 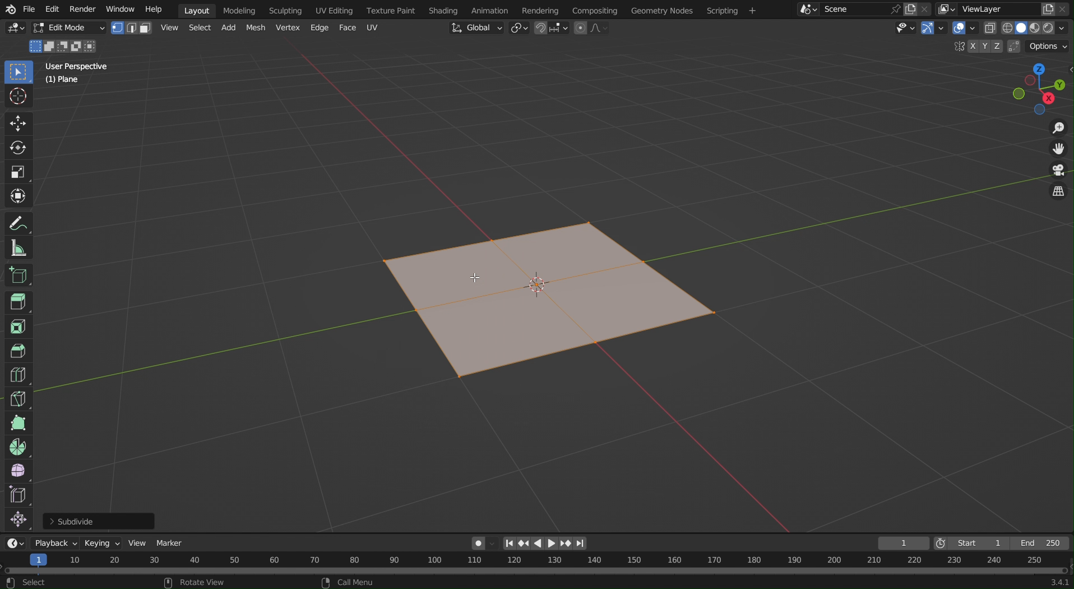 I want to click on Texture Paint, so click(x=392, y=9).